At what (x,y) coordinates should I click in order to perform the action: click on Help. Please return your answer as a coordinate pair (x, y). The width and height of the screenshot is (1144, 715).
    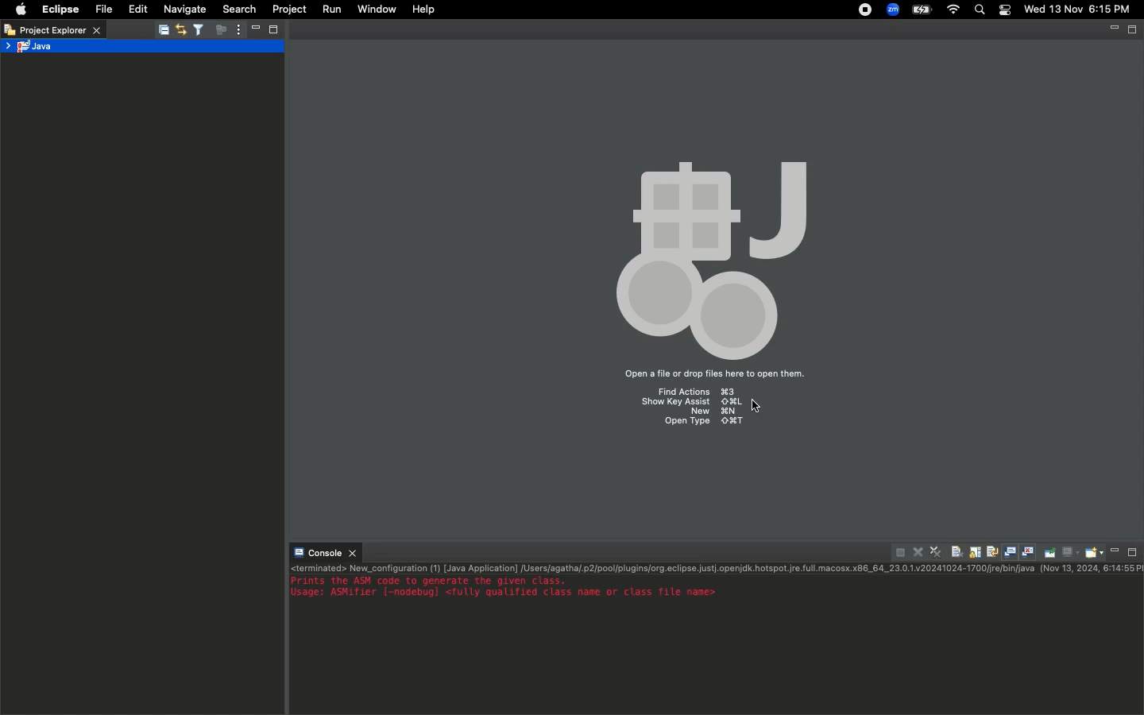
    Looking at the image, I should click on (427, 9).